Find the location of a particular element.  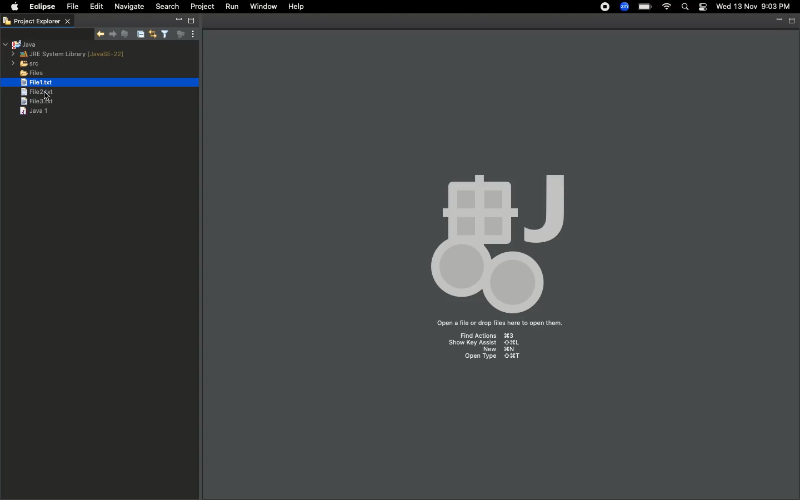

Open a file or drop files here is located at coordinates (498, 324).